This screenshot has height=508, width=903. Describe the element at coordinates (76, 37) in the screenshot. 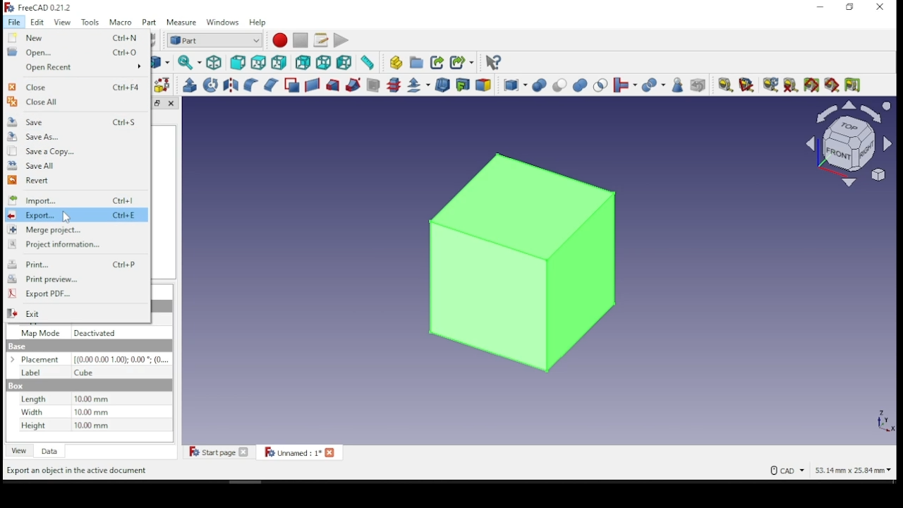

I see `new` at that location.